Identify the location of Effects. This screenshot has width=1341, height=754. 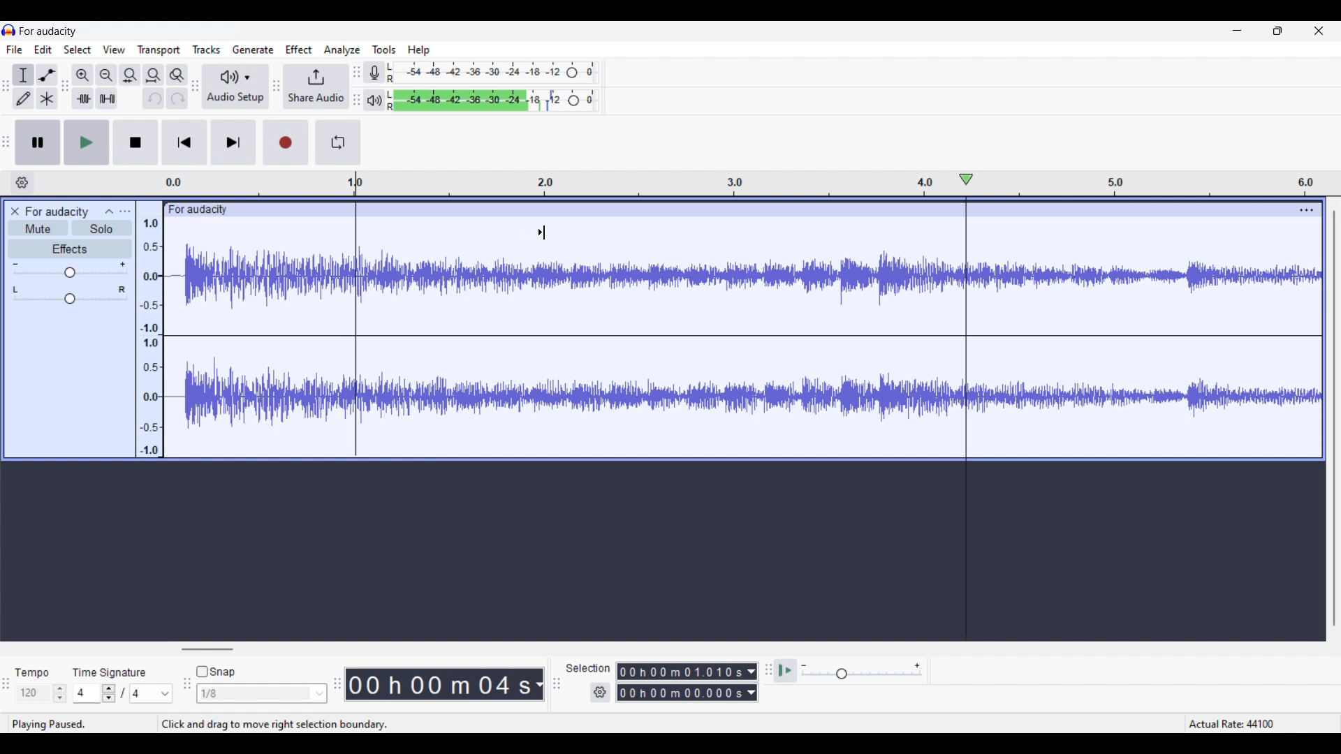
(69, 249).